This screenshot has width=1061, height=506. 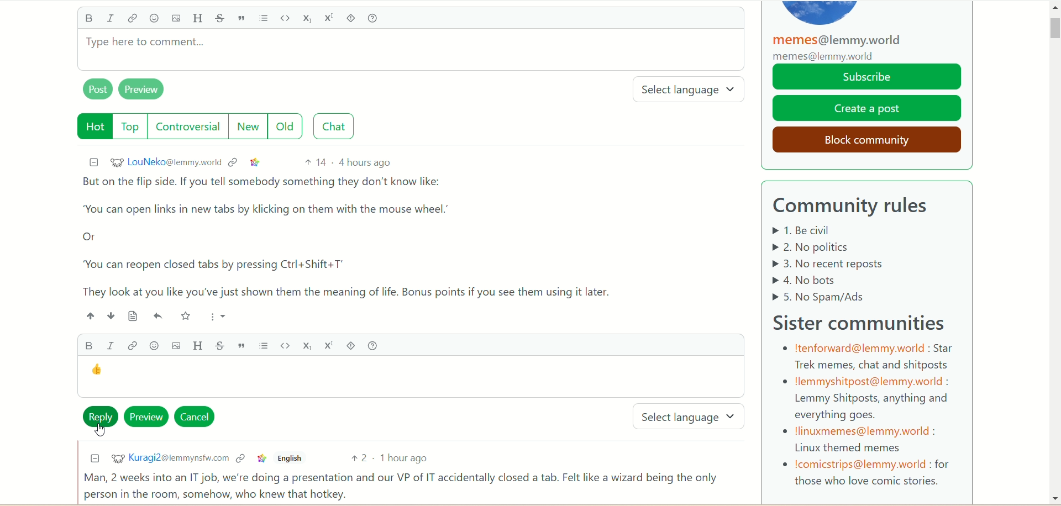 What do you see at coordinates (132, 346) in the screenshot?
I see `link` at bounding box center [132, 346].